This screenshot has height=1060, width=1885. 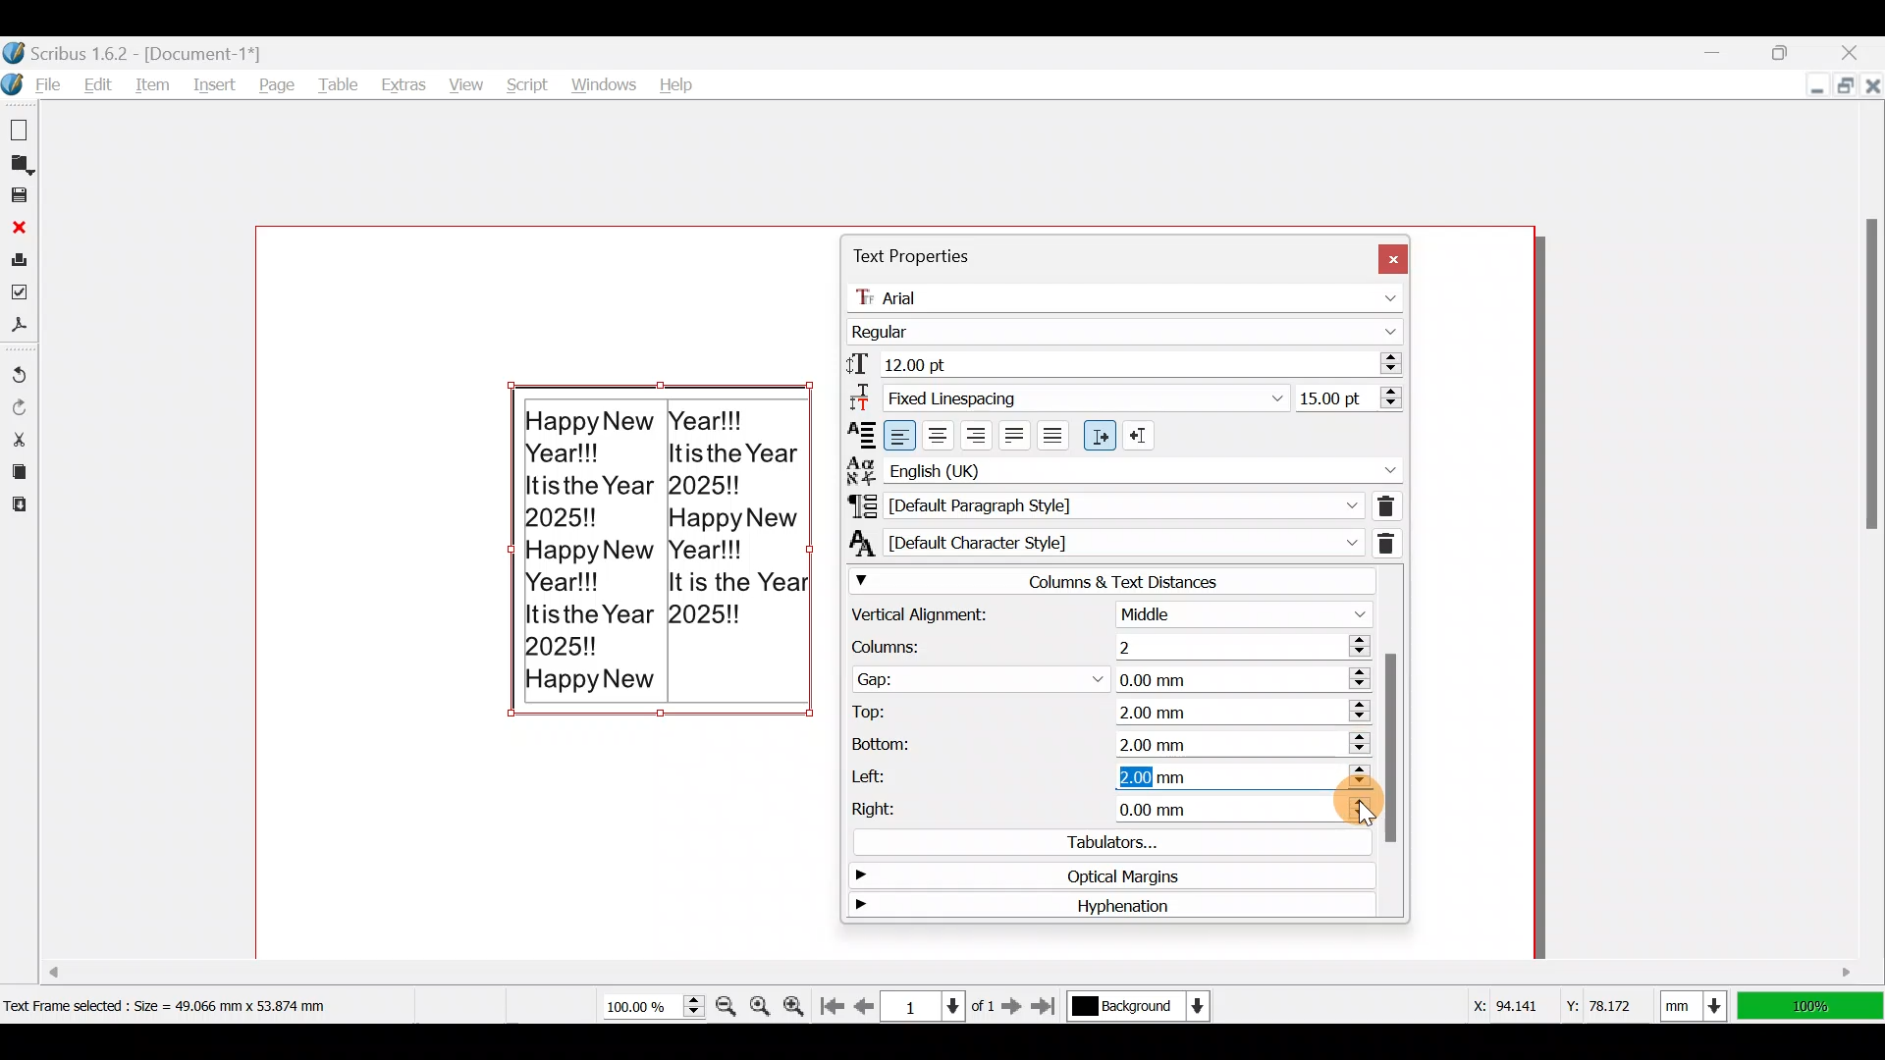 I want to click on Close, so click(x=19, y=229).